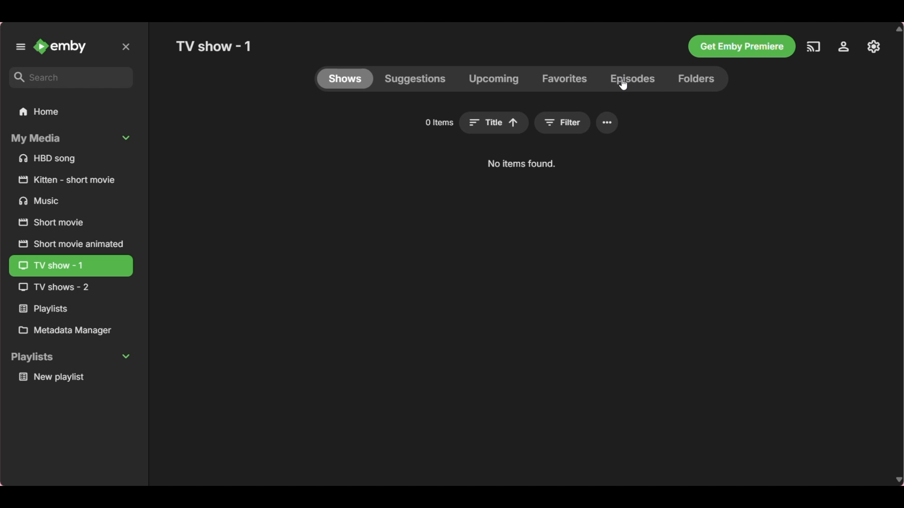  Describe the element at coordinates (213, 46) in the screenshot. I see `Title of current page` at that location.